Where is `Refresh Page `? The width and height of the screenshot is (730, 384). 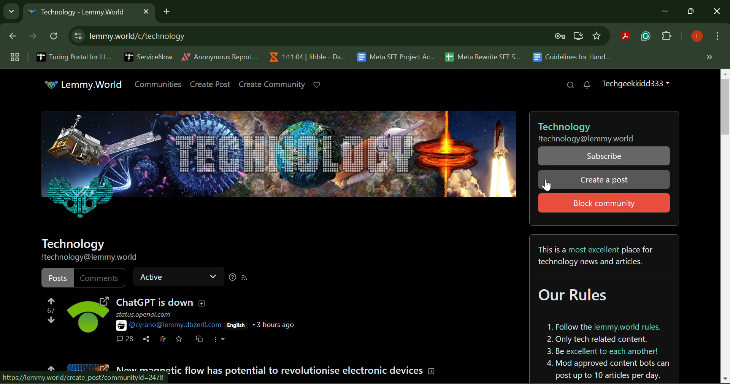
Refresh Page  is located at coordinates (55, 36).